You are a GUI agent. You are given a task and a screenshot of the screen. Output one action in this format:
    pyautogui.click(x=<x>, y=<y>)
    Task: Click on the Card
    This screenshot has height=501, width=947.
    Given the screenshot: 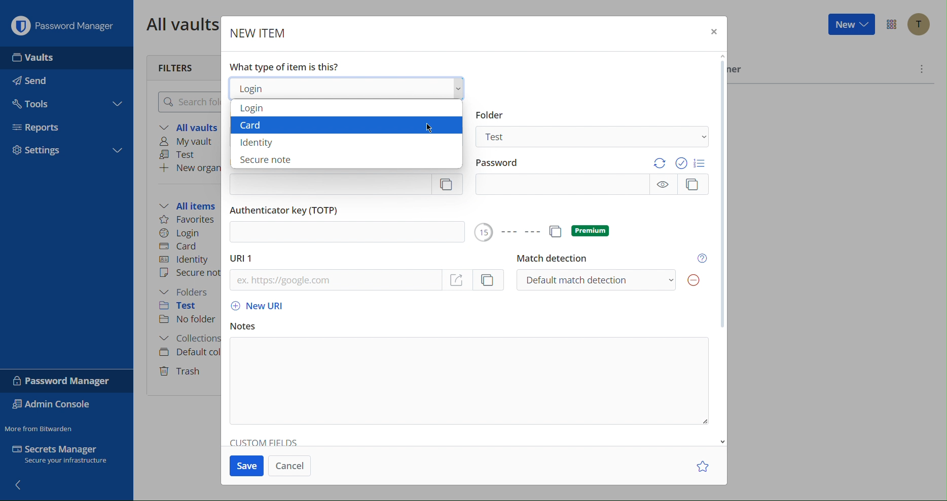 What is the action you would take?
    pyautogui.click(x=249, y=125)
    